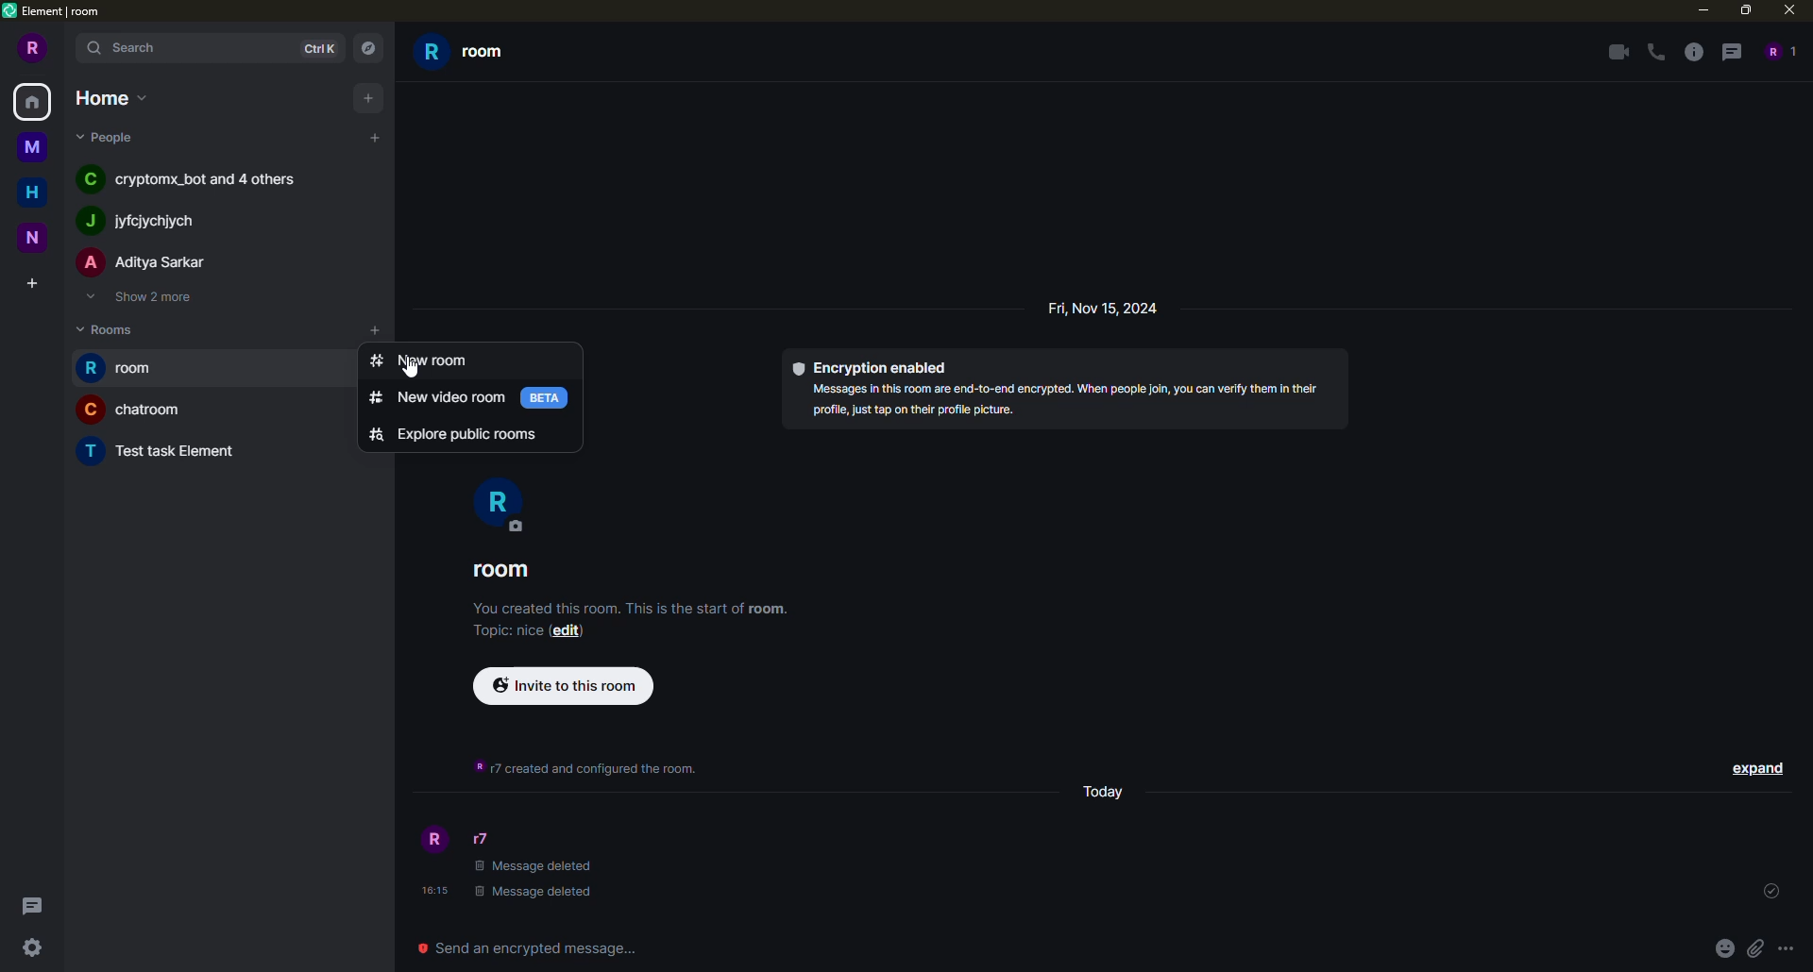  What do you see at coordinates (377, 330) in the screenshot?
I see `add room` at bounding box center [377, 330].